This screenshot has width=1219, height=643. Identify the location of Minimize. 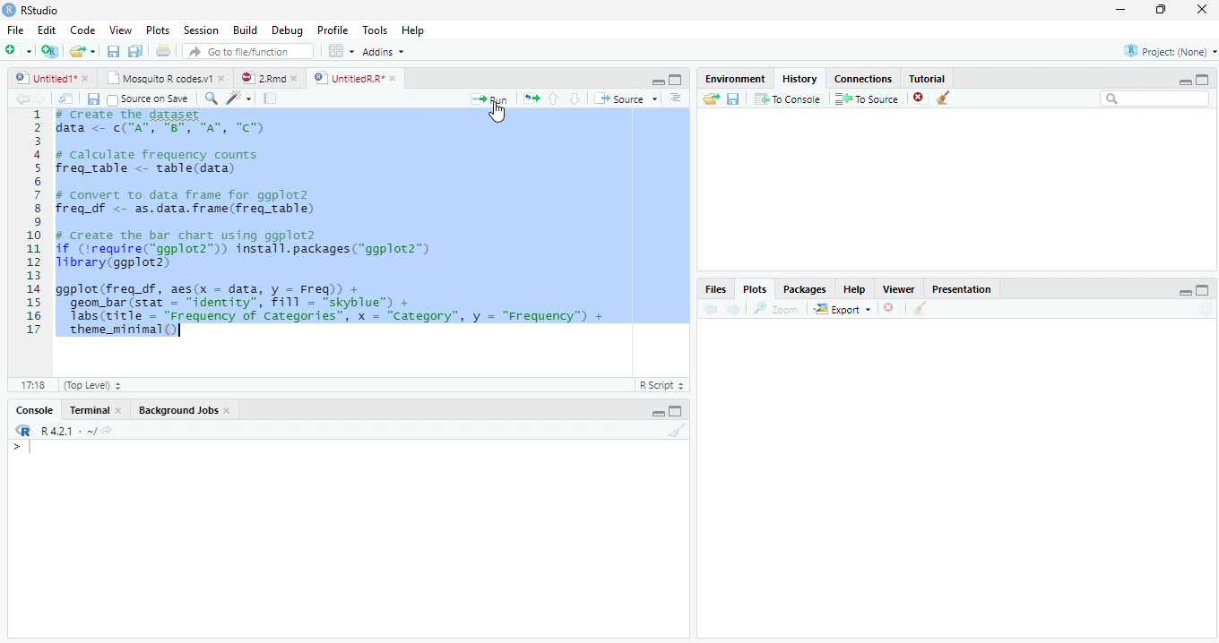
(1186, 294).